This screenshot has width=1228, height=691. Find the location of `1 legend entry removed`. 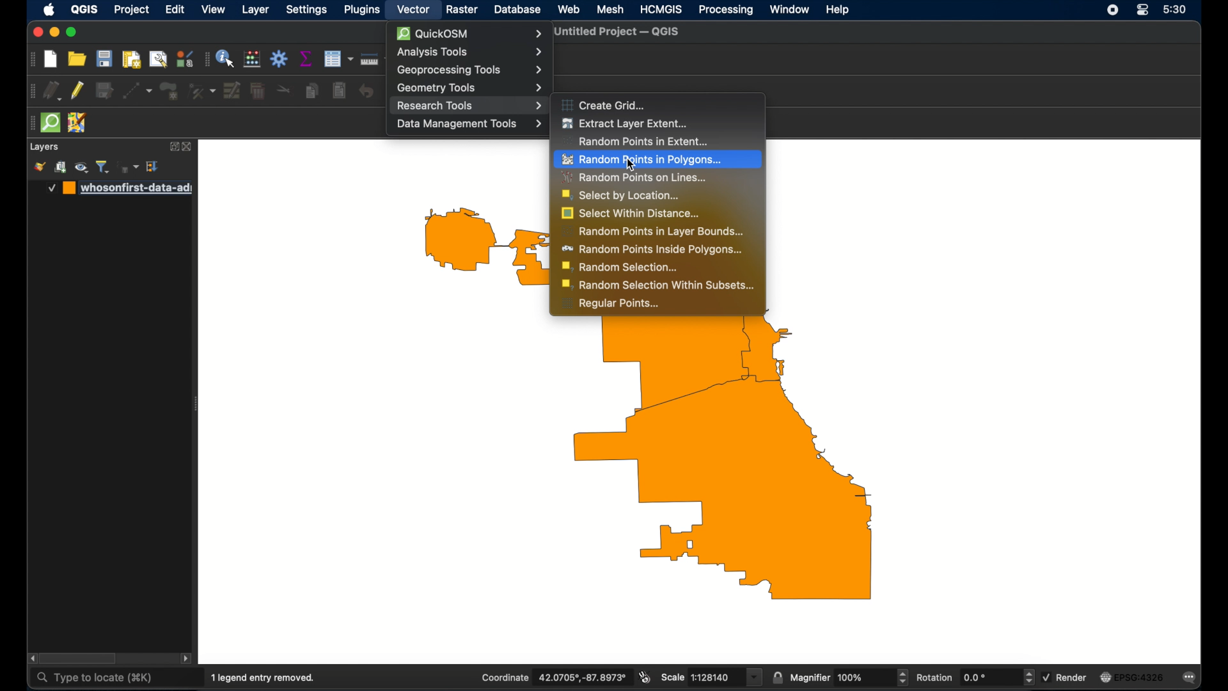

1 legend entry removed is located at coordinates (263, 678).